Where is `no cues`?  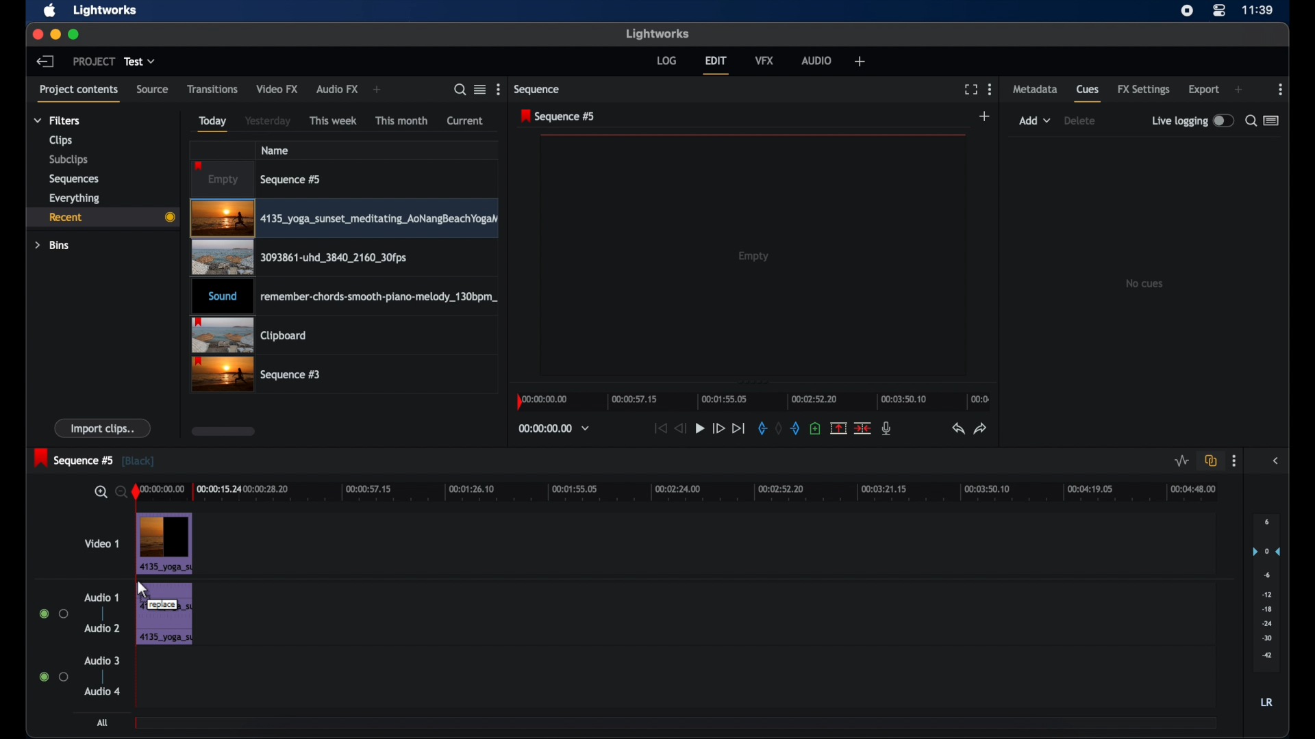
no cues is located at coordinates (1146, 283).